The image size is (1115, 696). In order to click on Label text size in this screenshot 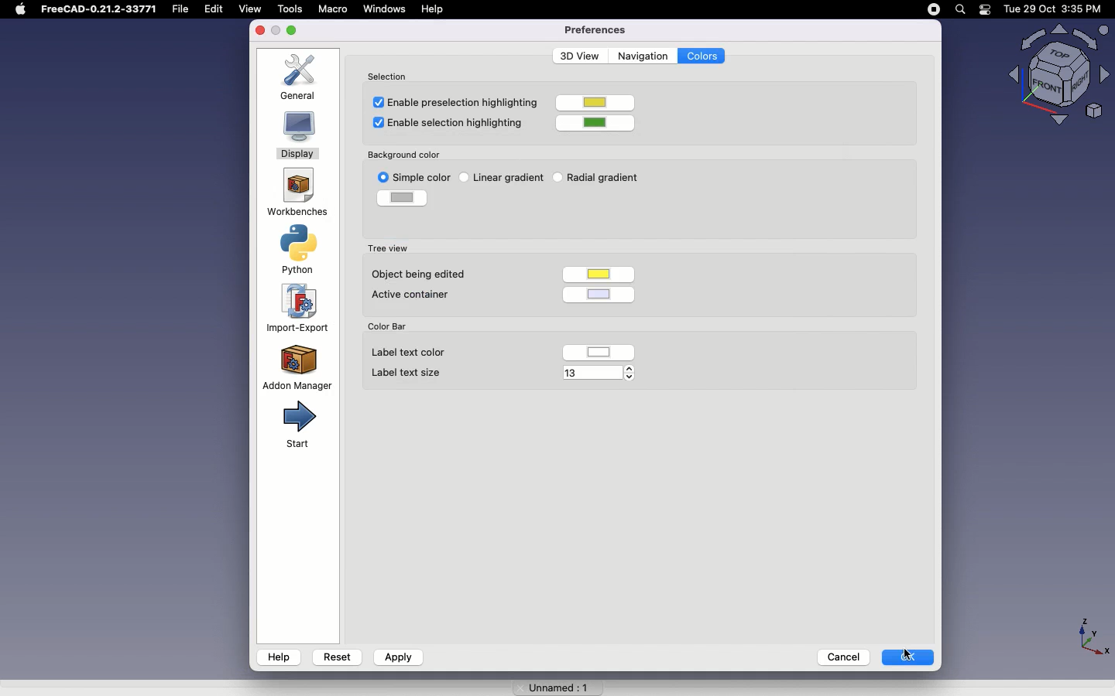, I will do `click(407, 372)`.